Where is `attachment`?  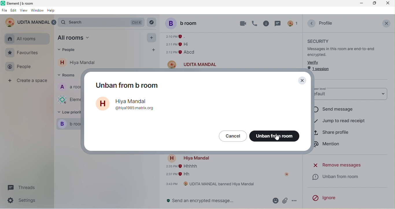
attachment is located at coordinates (285, 201).